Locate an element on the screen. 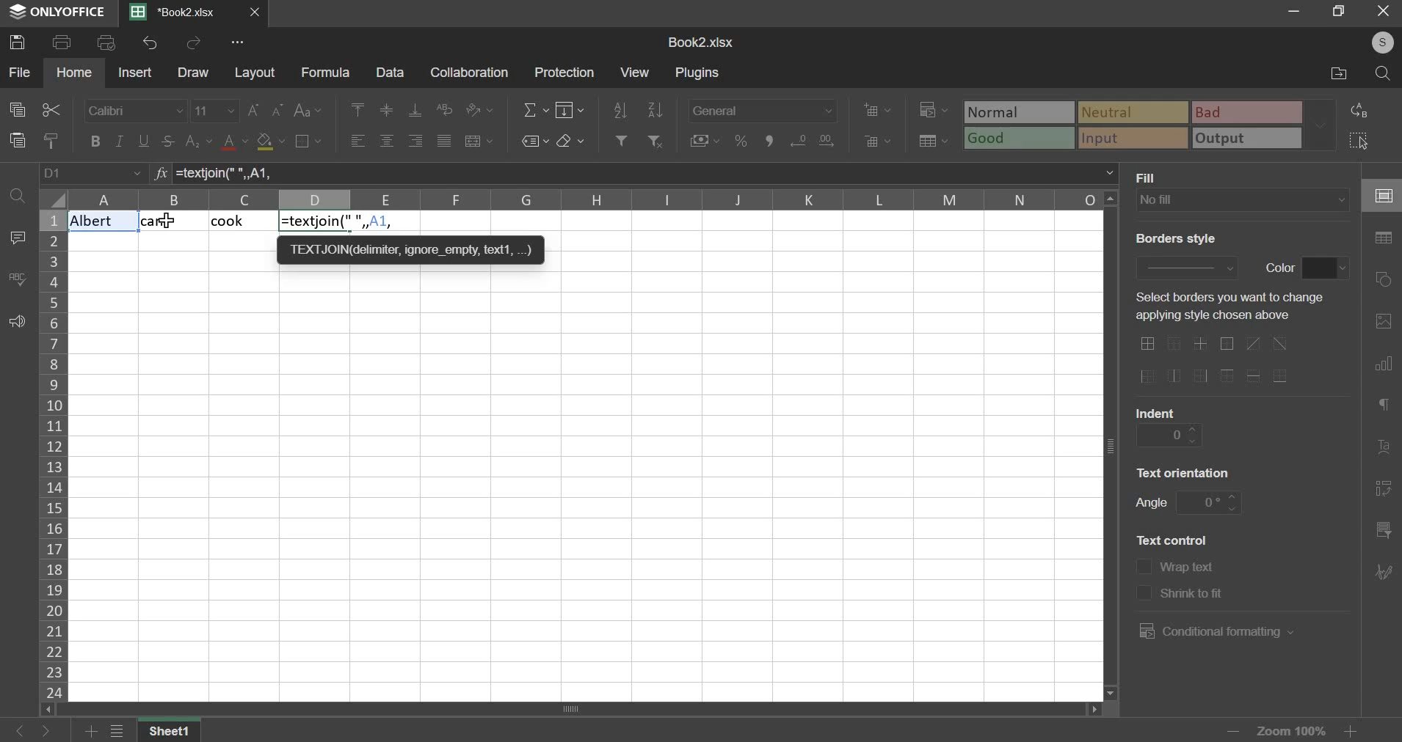  copy style is located at coordinates (52, 140).